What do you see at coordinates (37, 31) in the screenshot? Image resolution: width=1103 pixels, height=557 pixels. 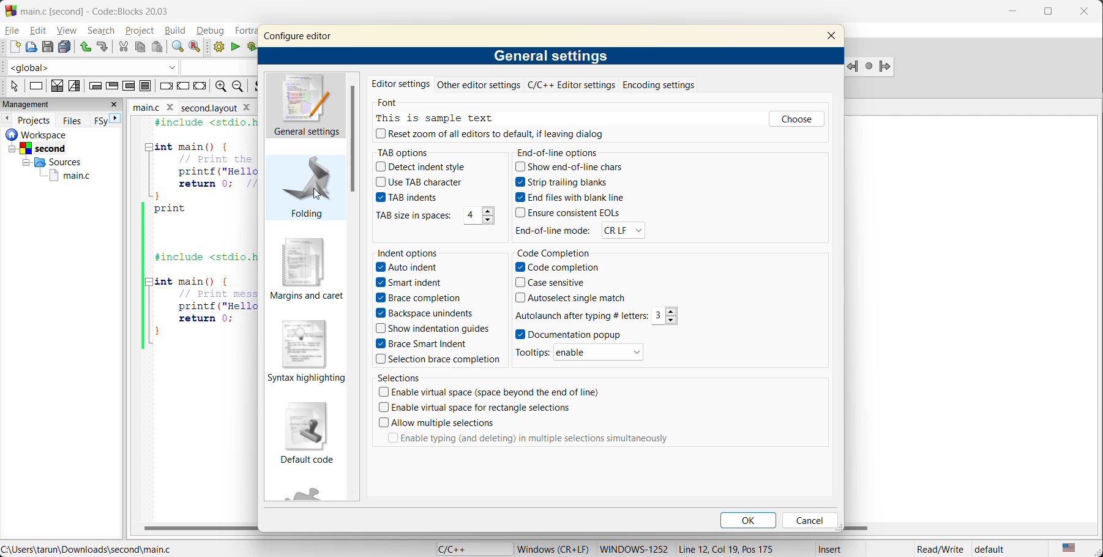 I see `edit` at bounding box center [37, 31].